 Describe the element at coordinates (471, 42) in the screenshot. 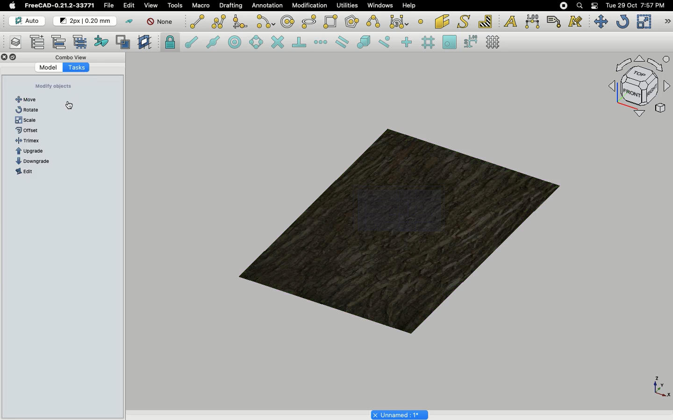

I see `Snap dimensions` at that location.